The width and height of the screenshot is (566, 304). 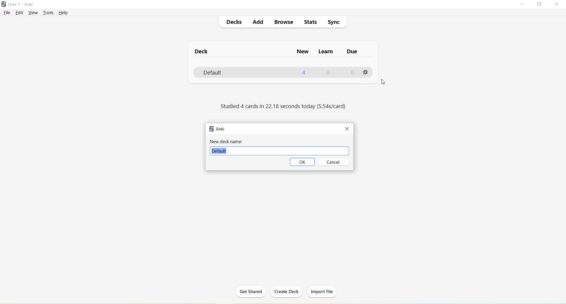 I want to click on Tools, so click(x=48, y=13).